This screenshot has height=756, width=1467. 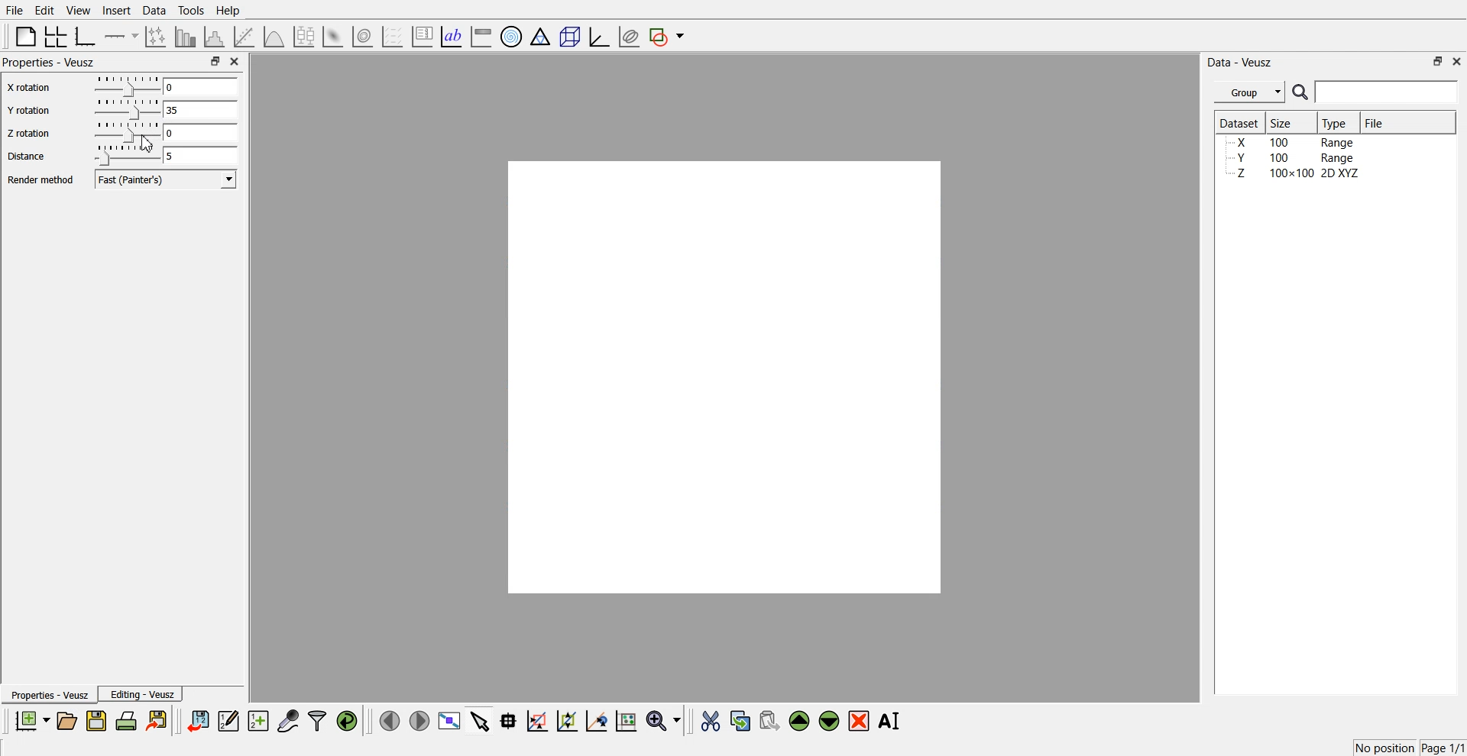 I want to click on Plot bar chart, so click(x=185, y=37).